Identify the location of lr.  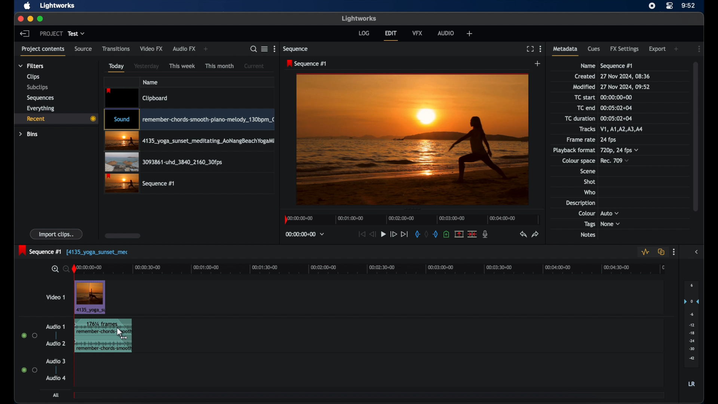
(691, 384).